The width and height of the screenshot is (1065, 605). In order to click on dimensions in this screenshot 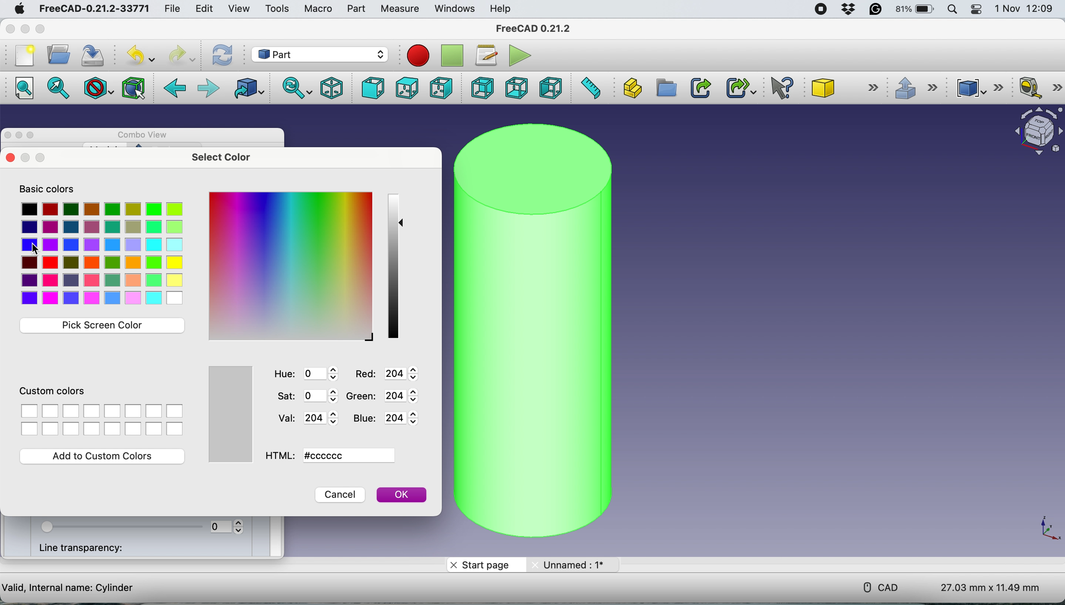, I will do `click(985, 588)`.